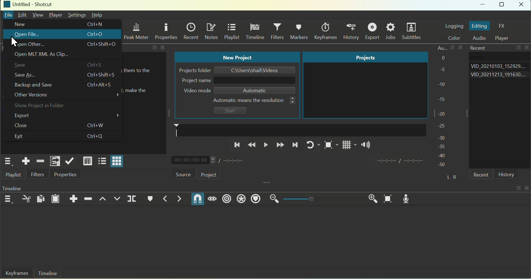 The image size is (531, 279). What do you see at coordinates (89, 198) in the screenshot?
I see `Delete` at bounding box center [89, 198].